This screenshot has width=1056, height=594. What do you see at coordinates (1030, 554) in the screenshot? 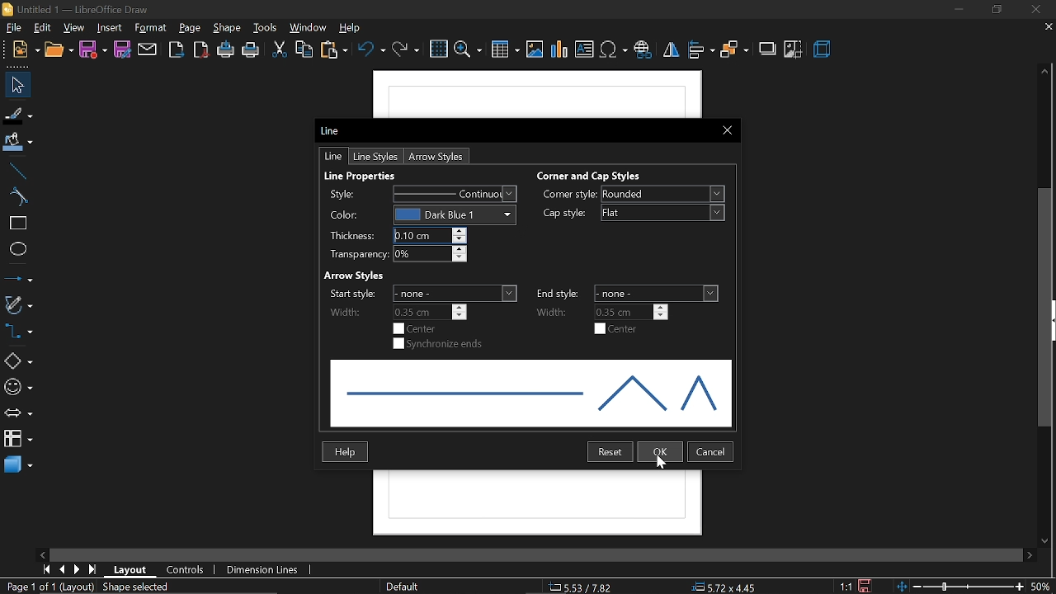
I see `move right` at bounding box center [1030, 554].